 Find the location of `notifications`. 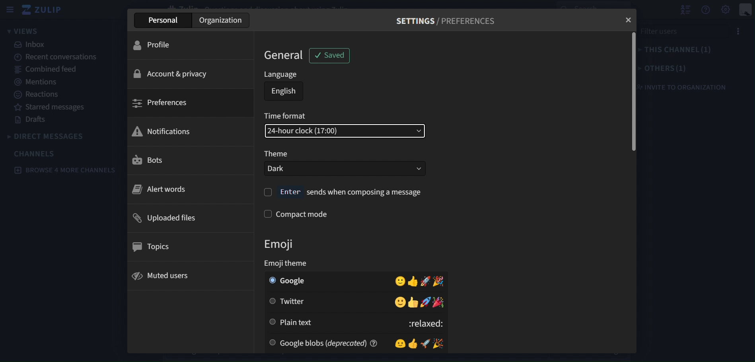

notifications is located at coordinates (186, 131).